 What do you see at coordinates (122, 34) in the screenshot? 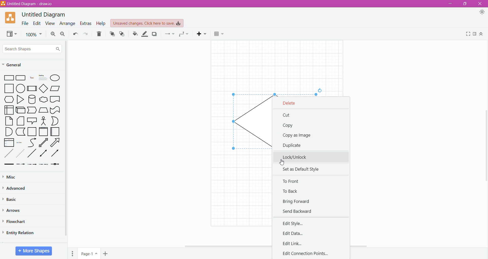
I see `To Back` at bounding box center [122, 34].